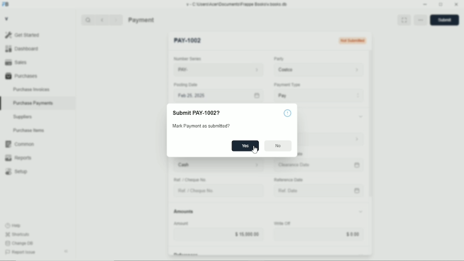 The height and width of the screenshot is (261, 464). I want to click on Yes, so click(245, 146).